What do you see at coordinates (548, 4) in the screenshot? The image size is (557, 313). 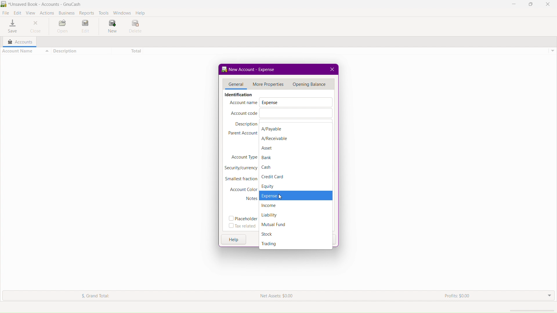 I see `Close` at bounding box center [548, 4].